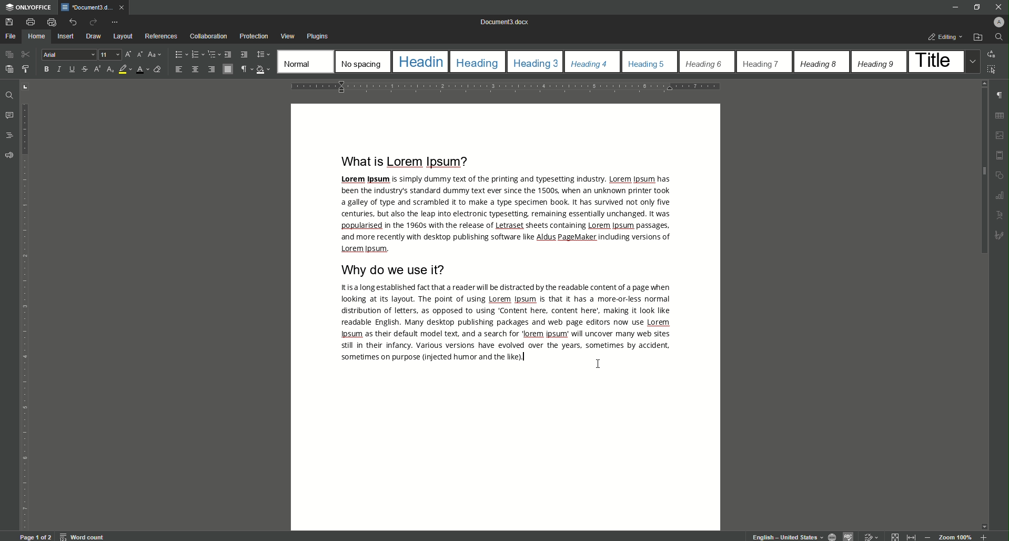  I want to click on Paragraph Line Spacing, so click(264, 54).